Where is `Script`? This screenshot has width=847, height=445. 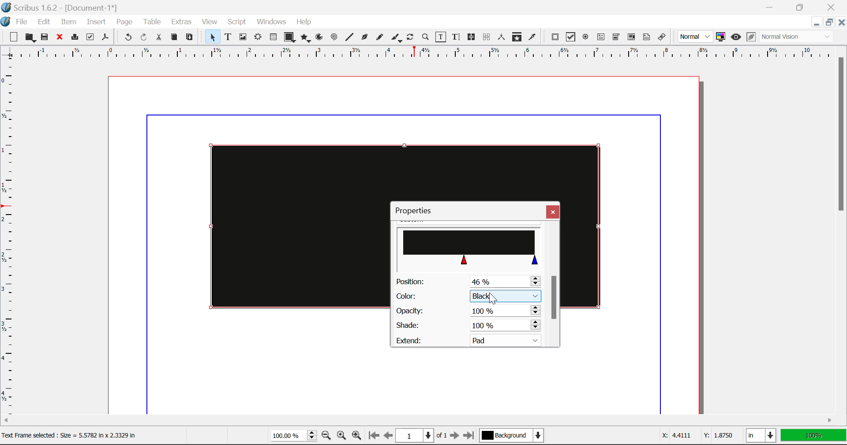 Script is located at coordinates (237, 22).